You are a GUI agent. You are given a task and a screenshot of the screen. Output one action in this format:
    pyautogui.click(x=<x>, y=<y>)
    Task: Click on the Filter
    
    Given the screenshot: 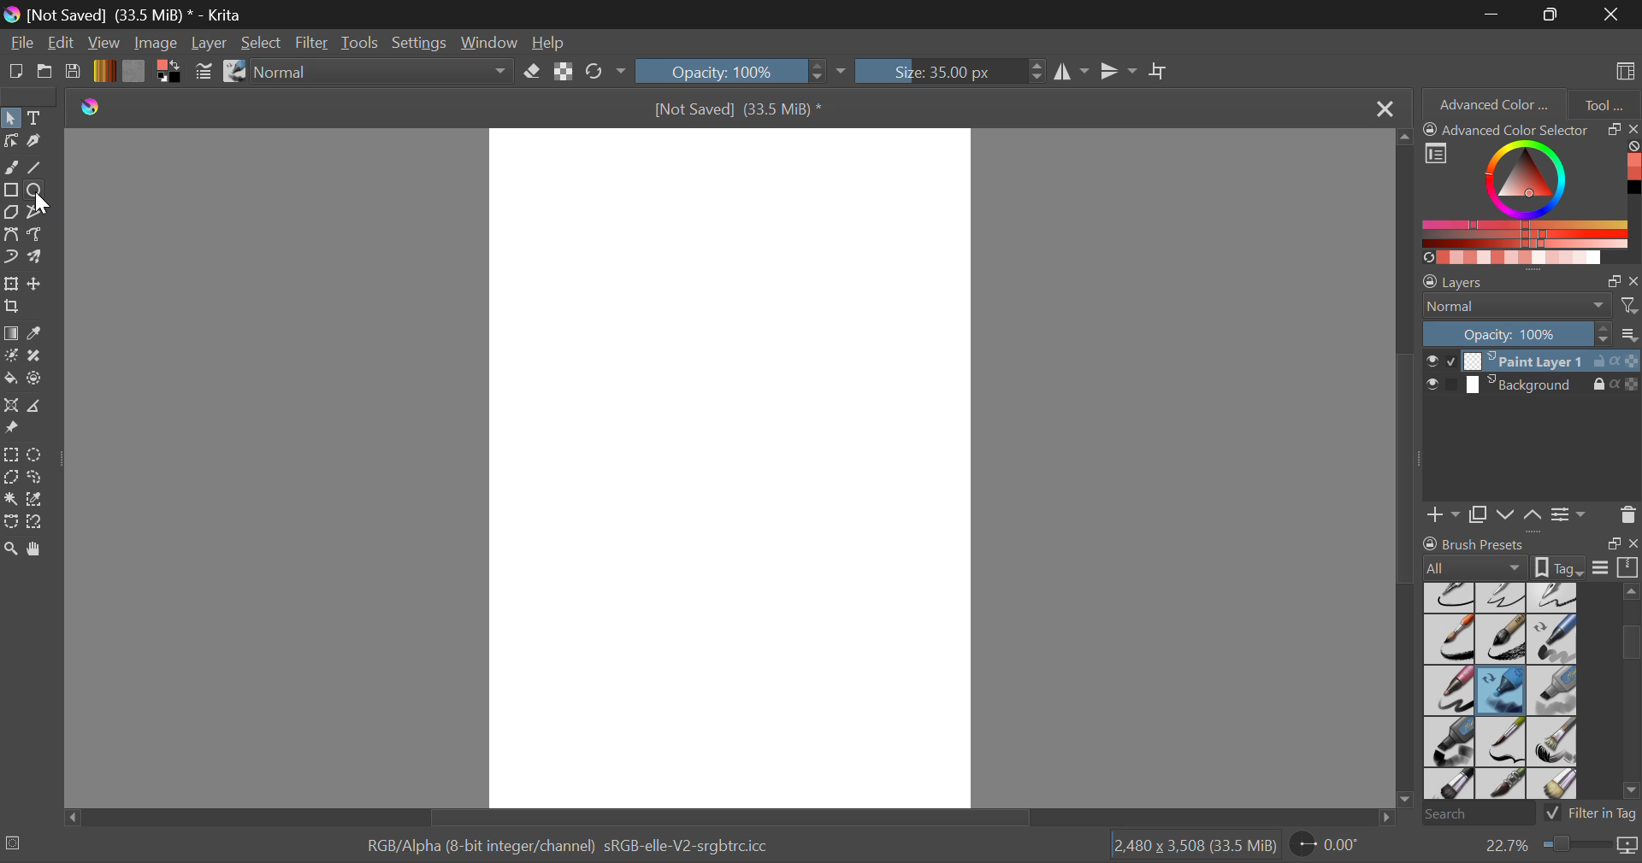 What is the action you would take?
    pyautogui.click(x=314, y=44)
    